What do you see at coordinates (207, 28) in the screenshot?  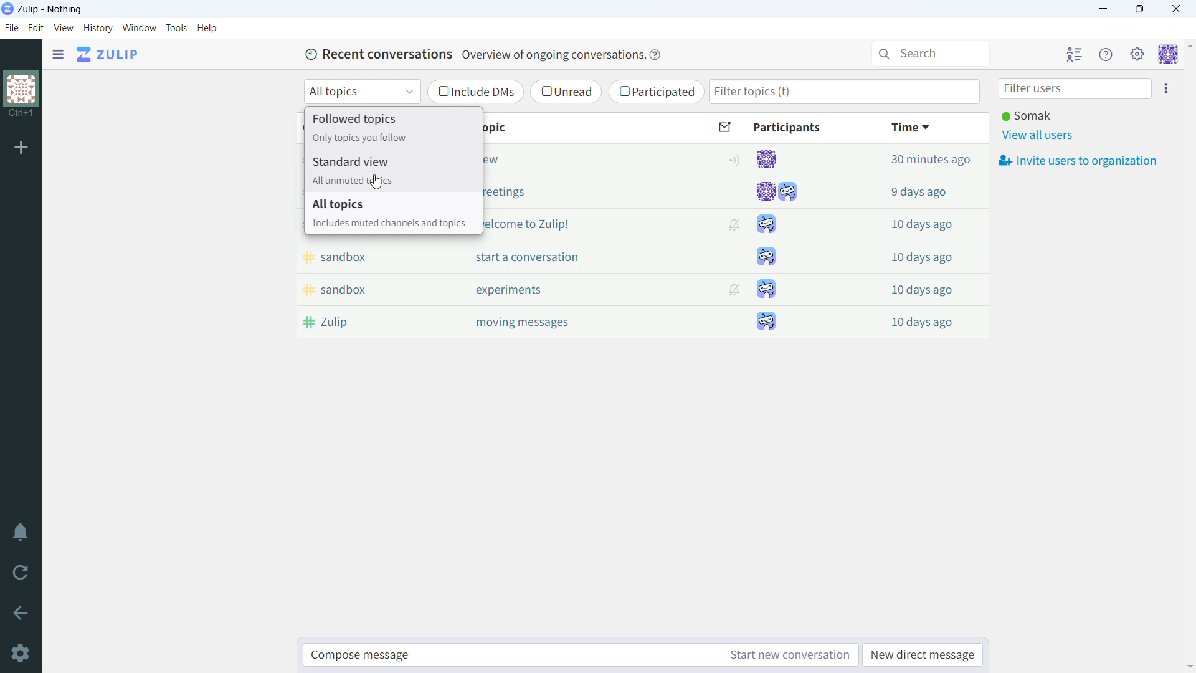 I see `h` at bounding box center [207, 28].